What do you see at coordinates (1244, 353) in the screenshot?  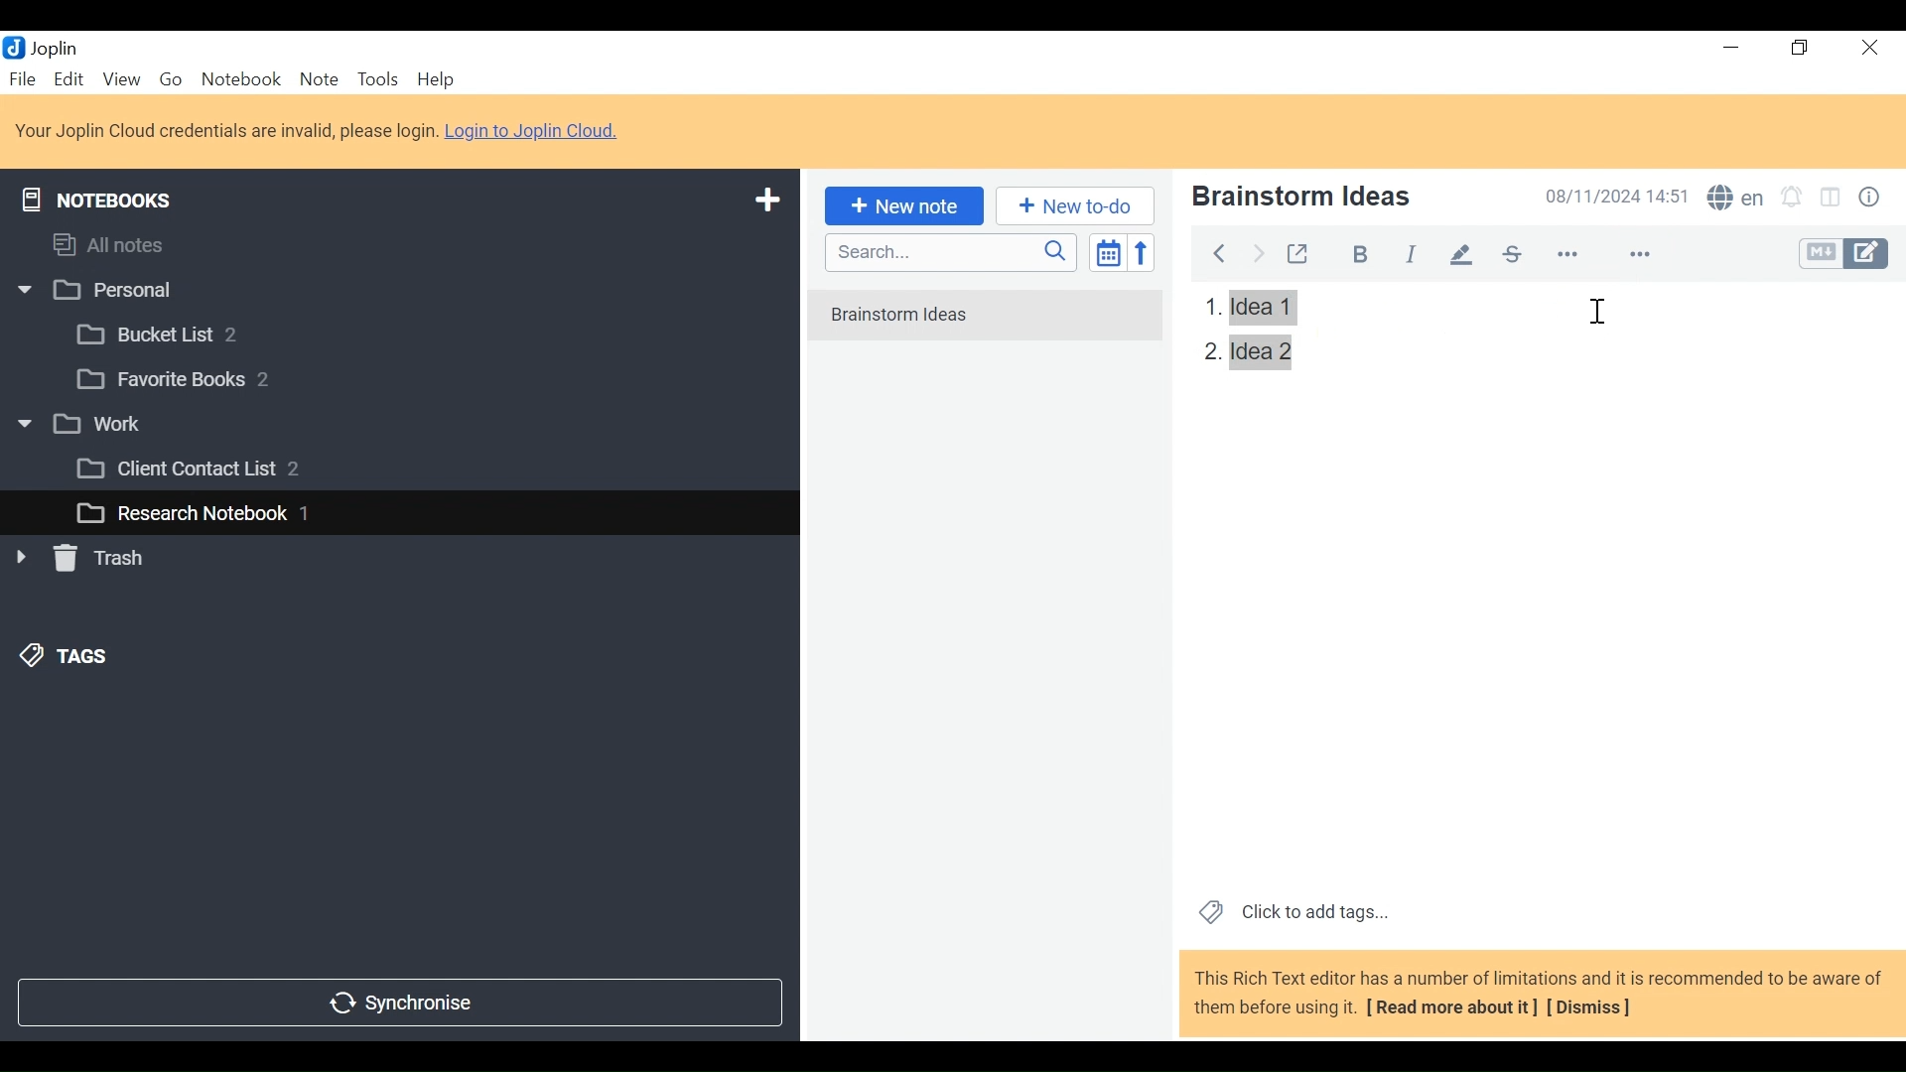 I see `Note View` at bounding box center [1244, 353].